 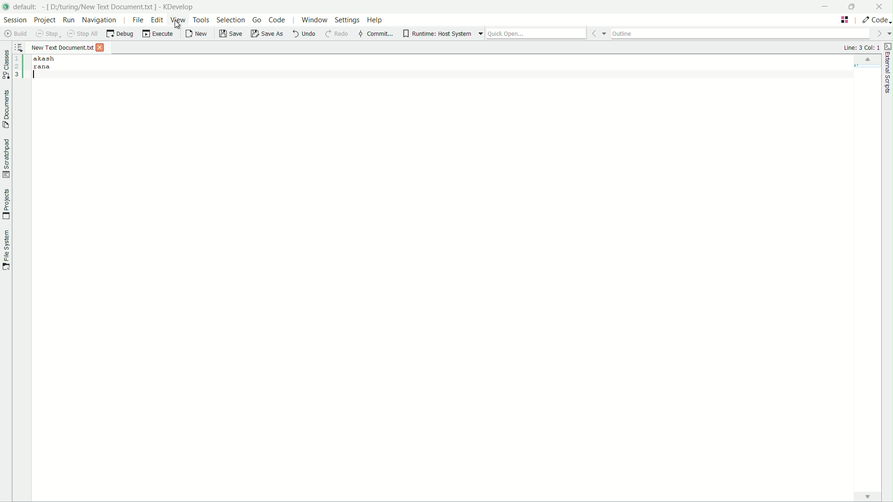 What do you see at coordinates (201, 20) in the screenshot?
I see `tools menu` at bounding box center [201, 20].